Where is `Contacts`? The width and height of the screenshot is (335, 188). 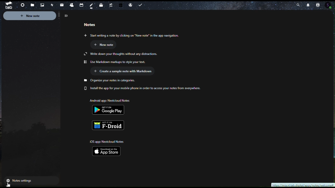 Contacts is located at coordinates (320, 4).